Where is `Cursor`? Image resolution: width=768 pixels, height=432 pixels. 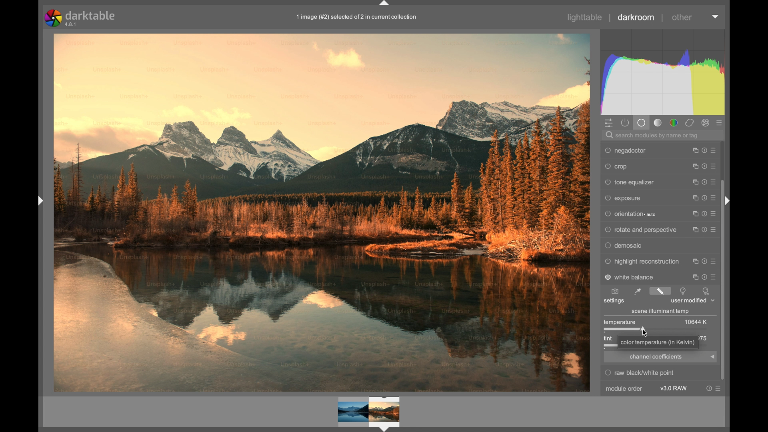 Cursor is located at coordinates (645, 333).